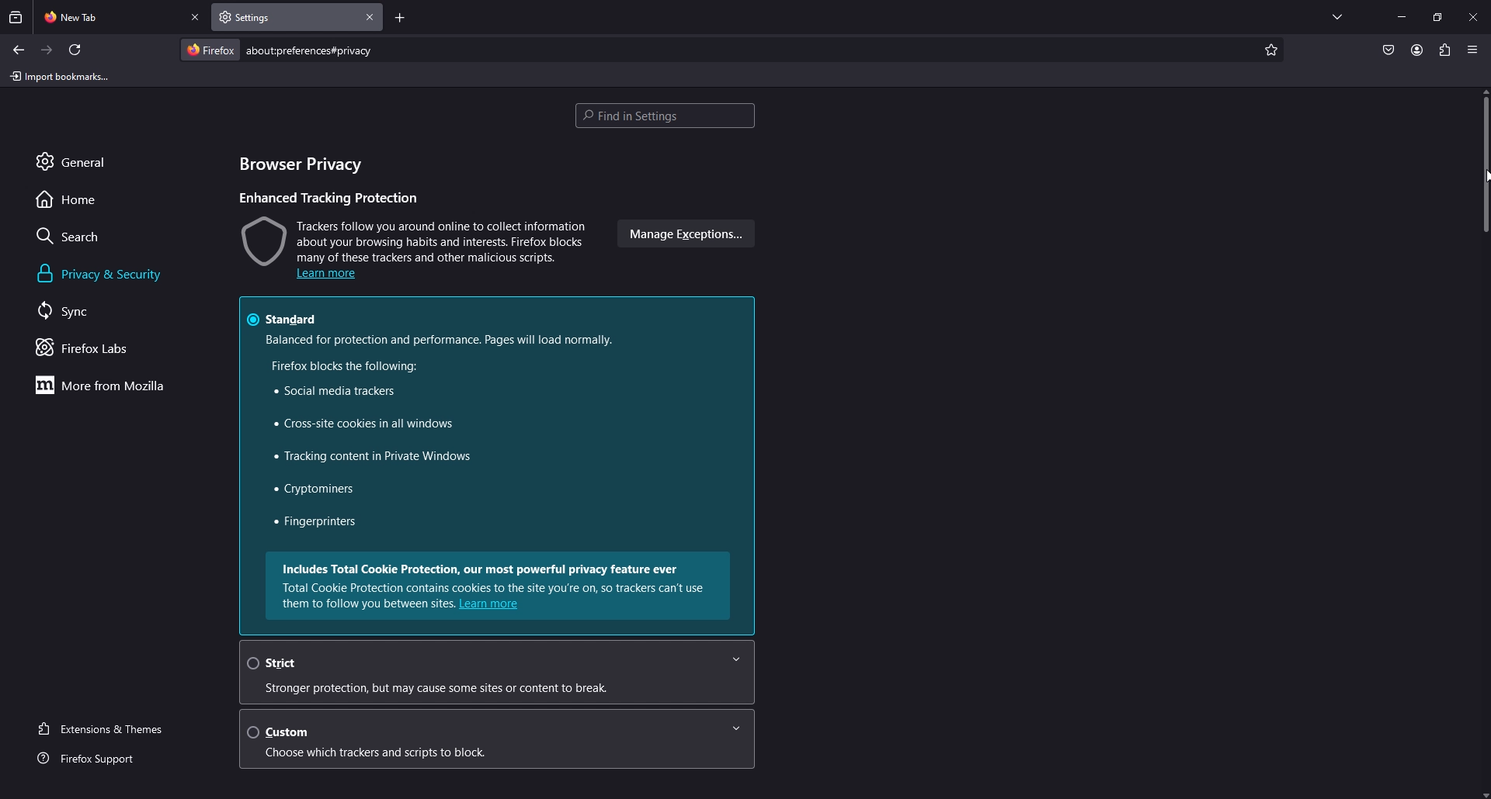 This screenshot has height=799, width=1491. I want to click on settings tab, so click(266, 16).